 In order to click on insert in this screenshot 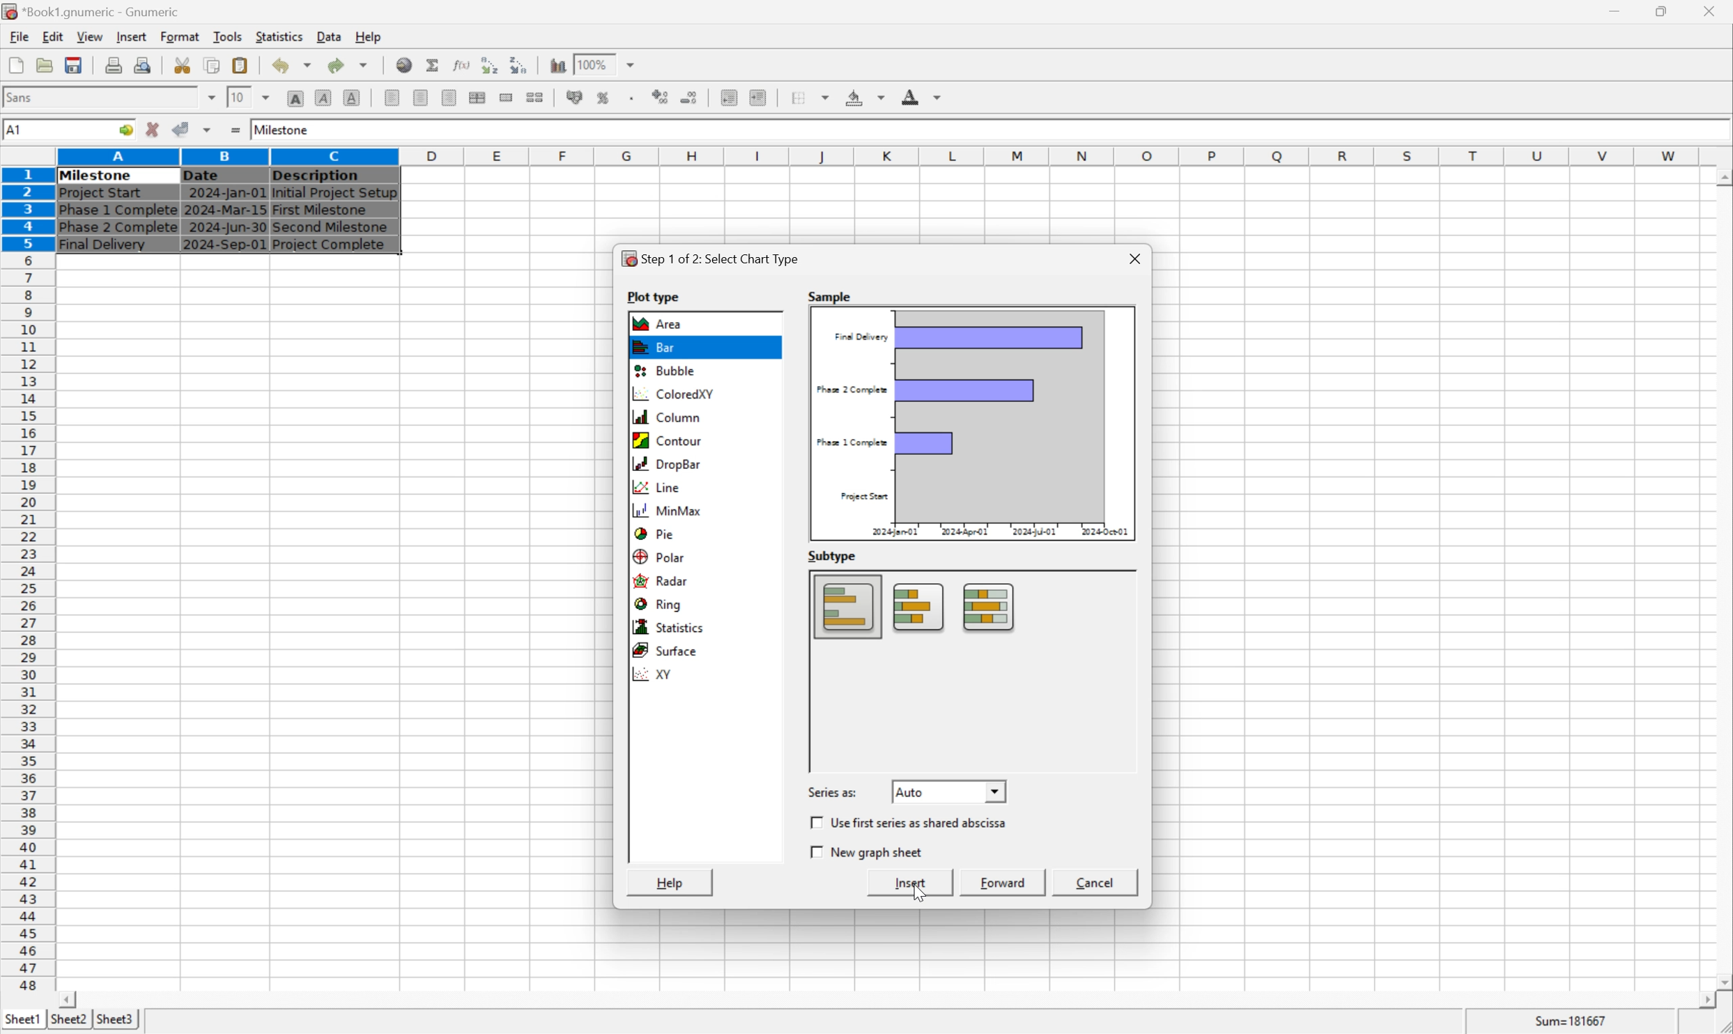, I will do `click(914, 883)`.